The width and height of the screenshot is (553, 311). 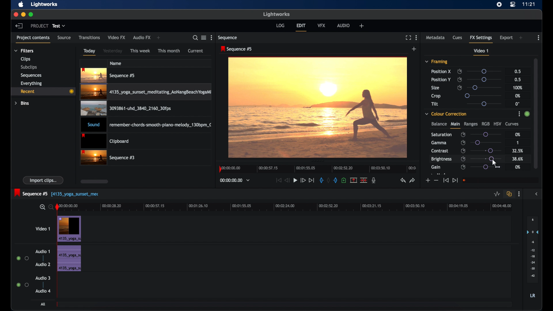 I want to click on undo, so click(x=402, y=181).